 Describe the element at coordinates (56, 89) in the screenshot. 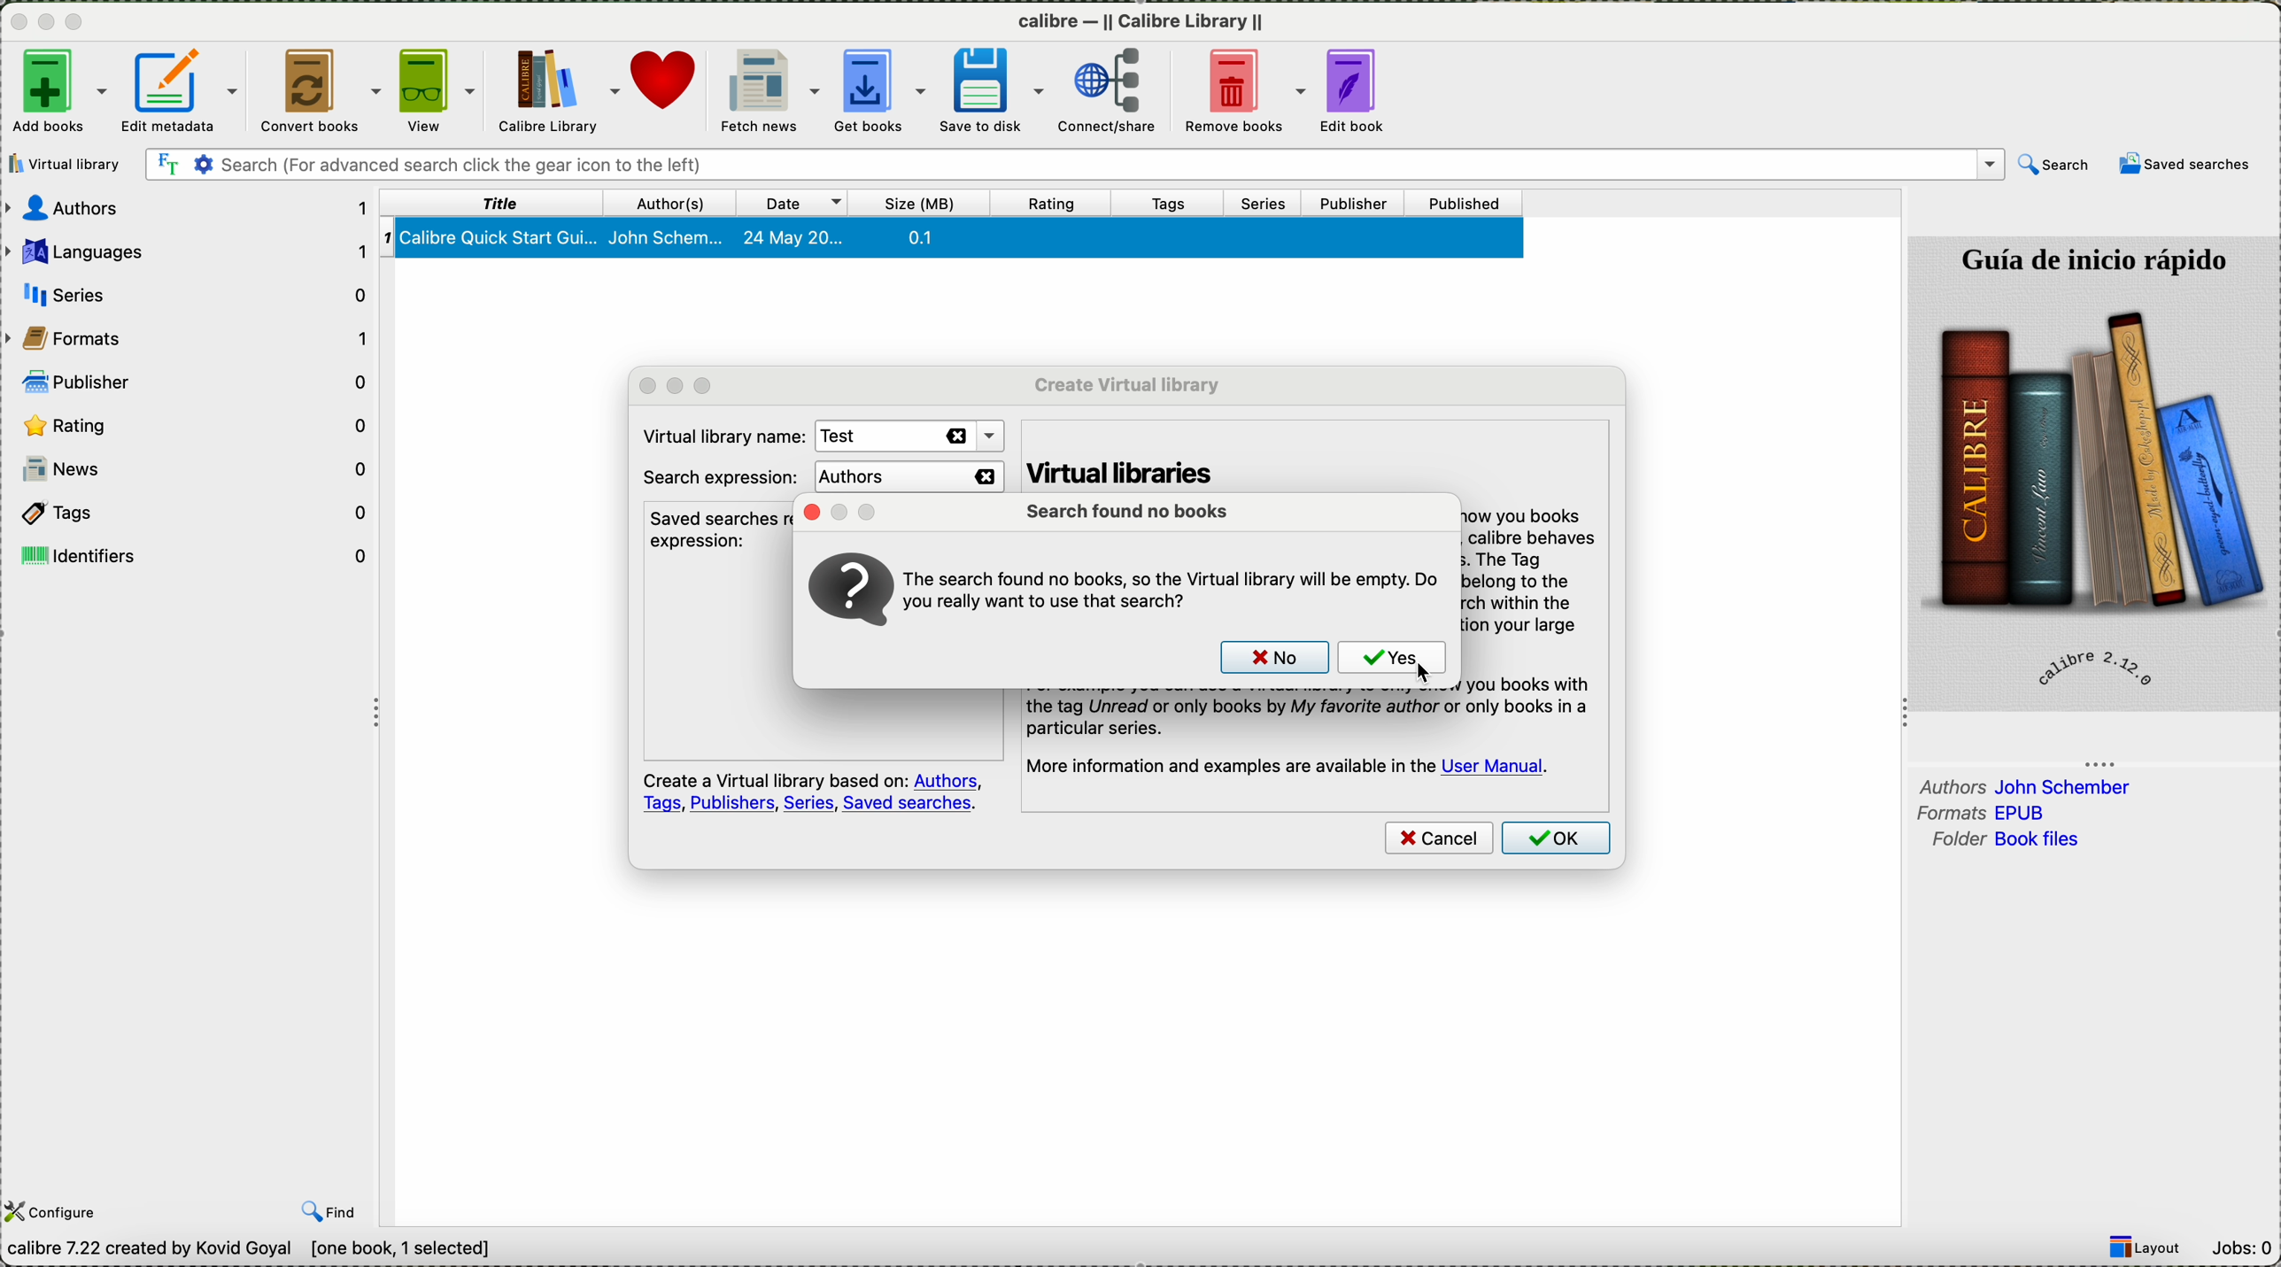

I see `add books` at that location.